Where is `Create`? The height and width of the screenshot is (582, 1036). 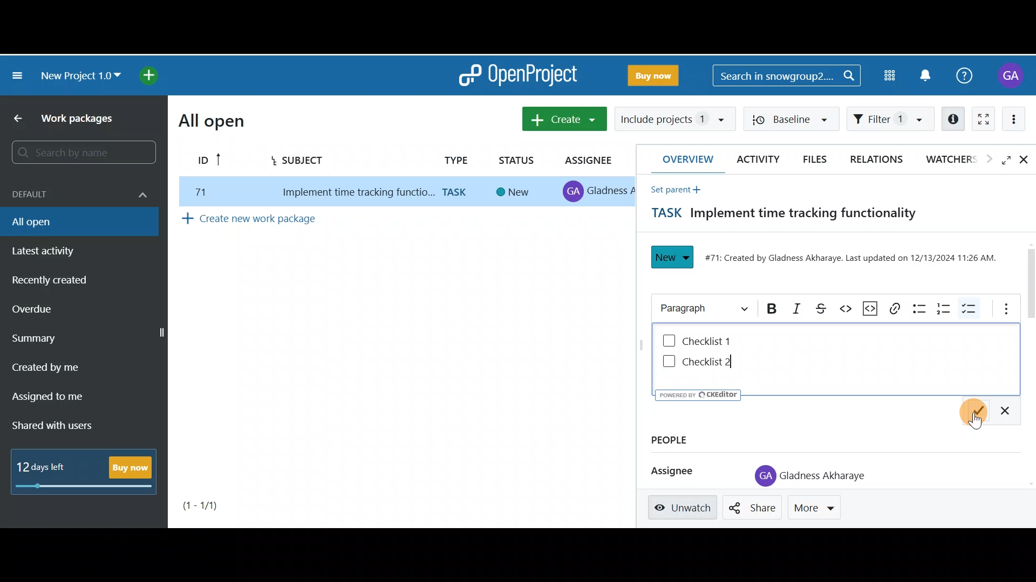
Create is located at coordinates (561, 117).